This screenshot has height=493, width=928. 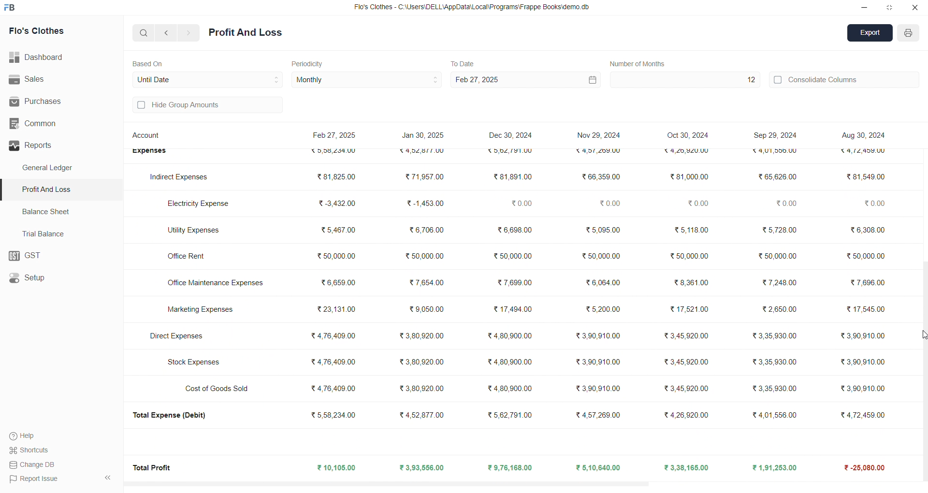 I want to click on Trial Balance, so click(x=46, y=233).